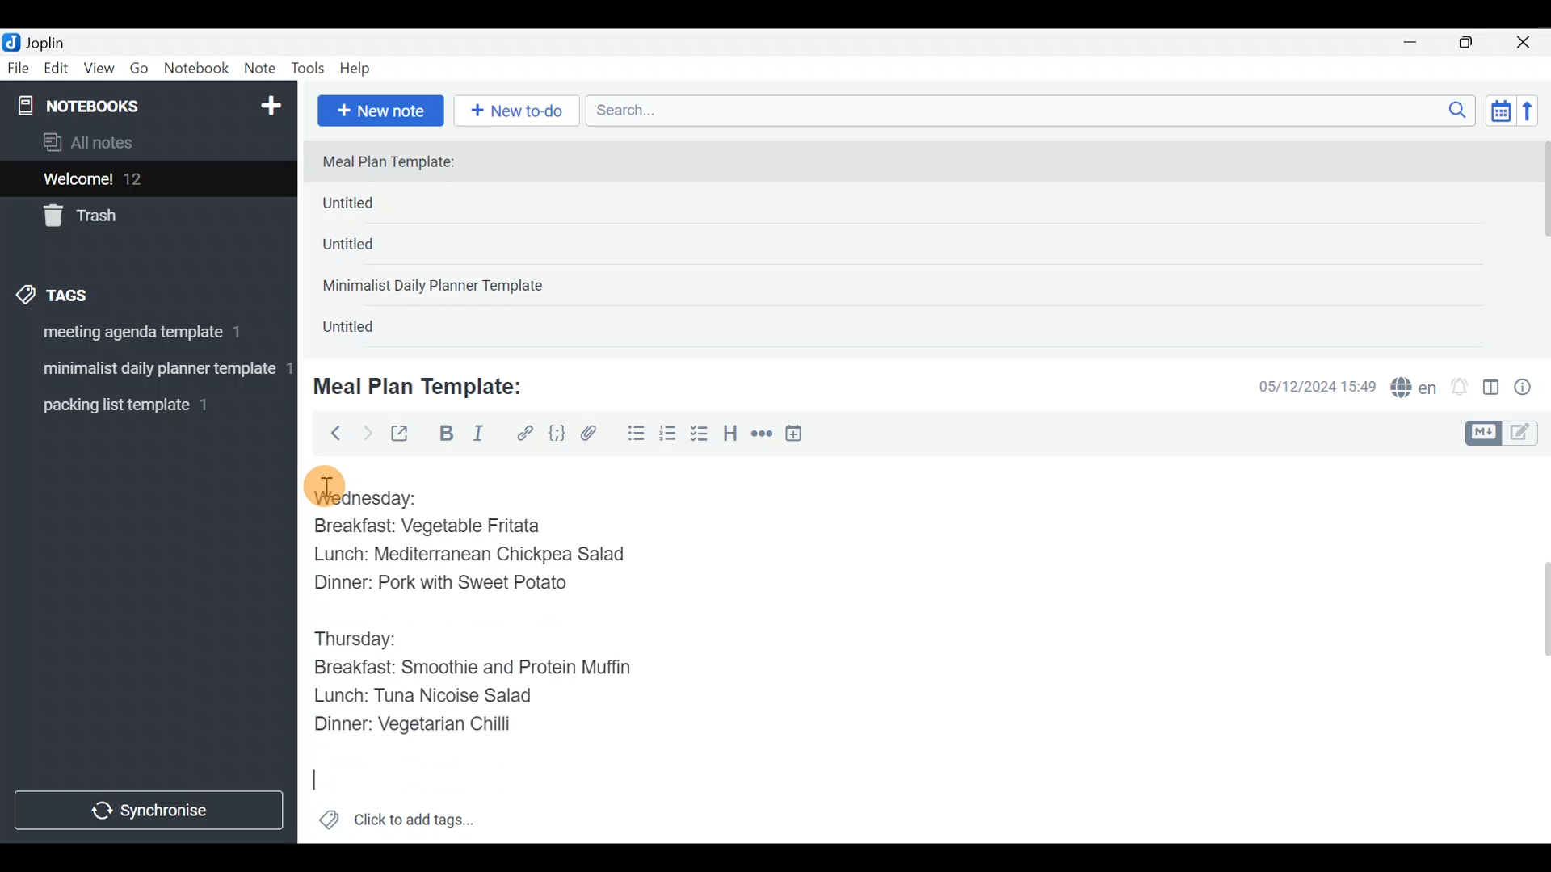 The height and width of the screenshot is (872, 1551). I want to click on Tag 3, so click(143, 405).